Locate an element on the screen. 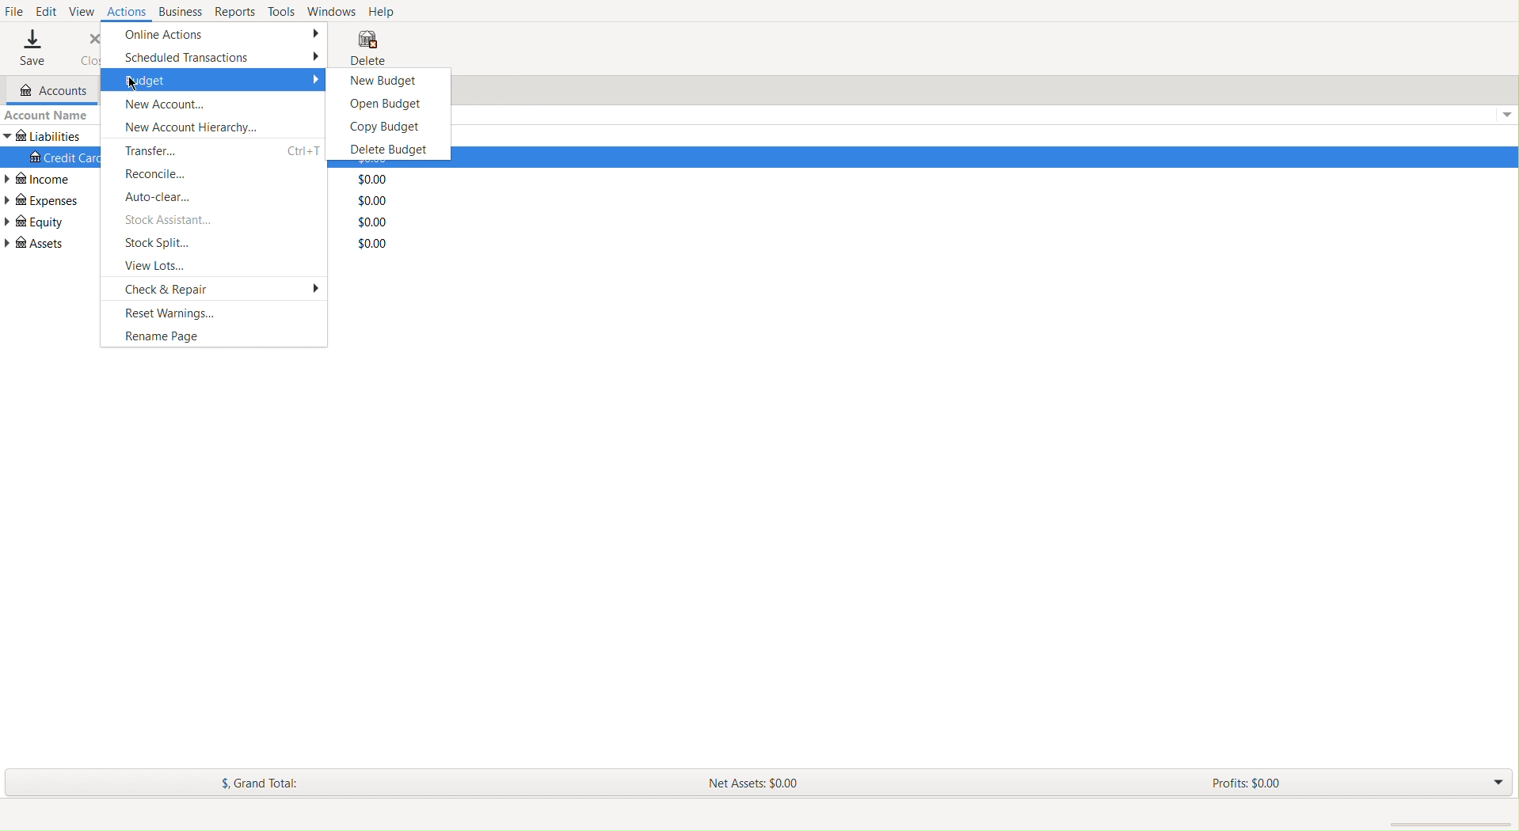 The height and width of the screenshot is (831, 1519). Online Actions is located at coordinates (215, 34).